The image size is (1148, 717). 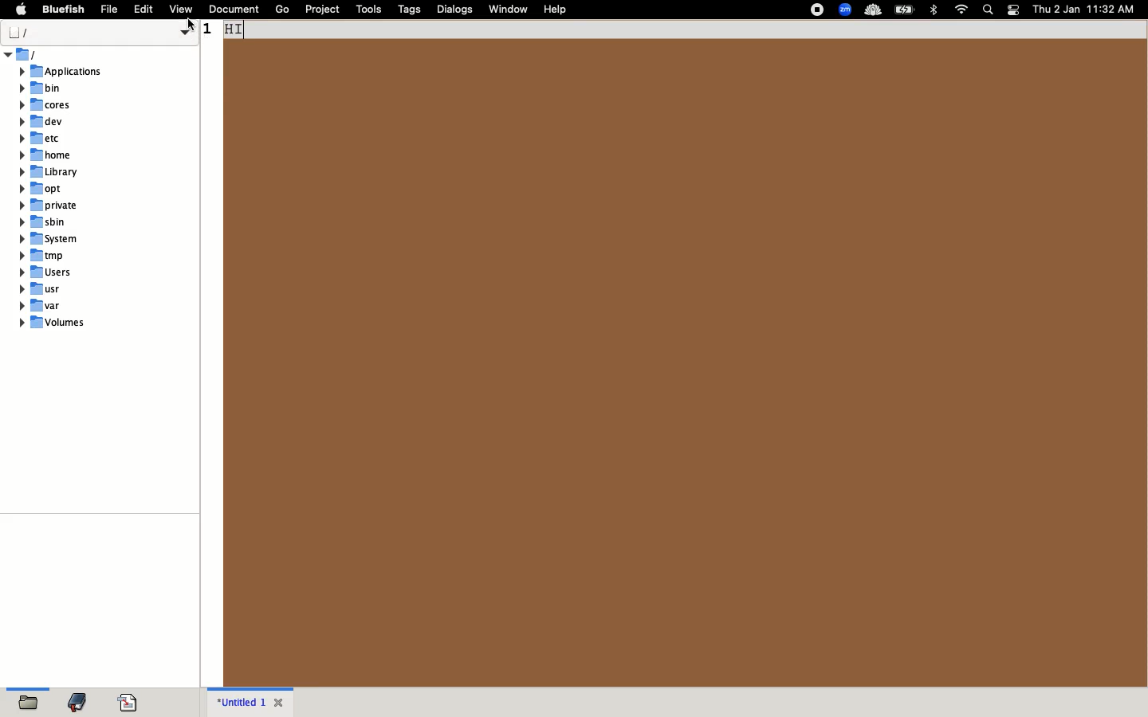 I want to click on editor space, so click(x=686, y=362).